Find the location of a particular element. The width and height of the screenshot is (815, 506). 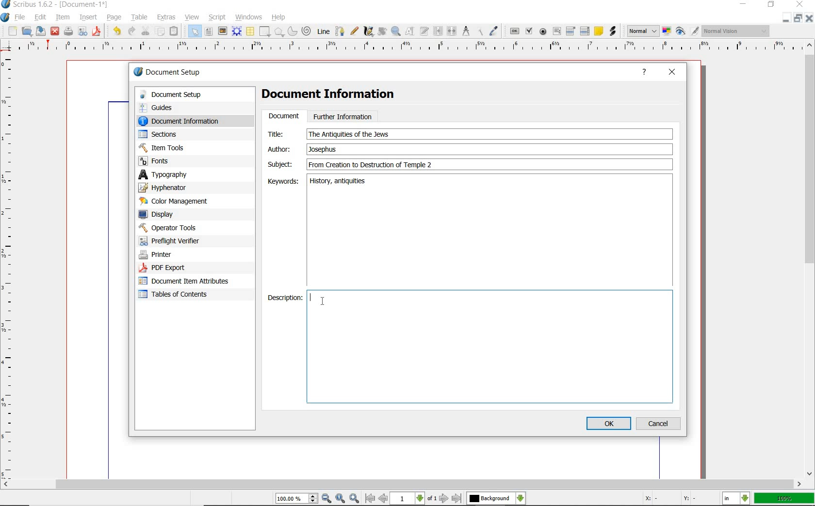

subject is located at coordinates (279, 164).